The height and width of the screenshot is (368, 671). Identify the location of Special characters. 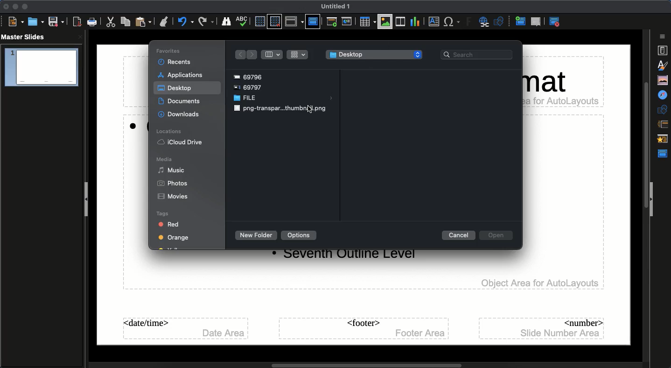
(452, 22).